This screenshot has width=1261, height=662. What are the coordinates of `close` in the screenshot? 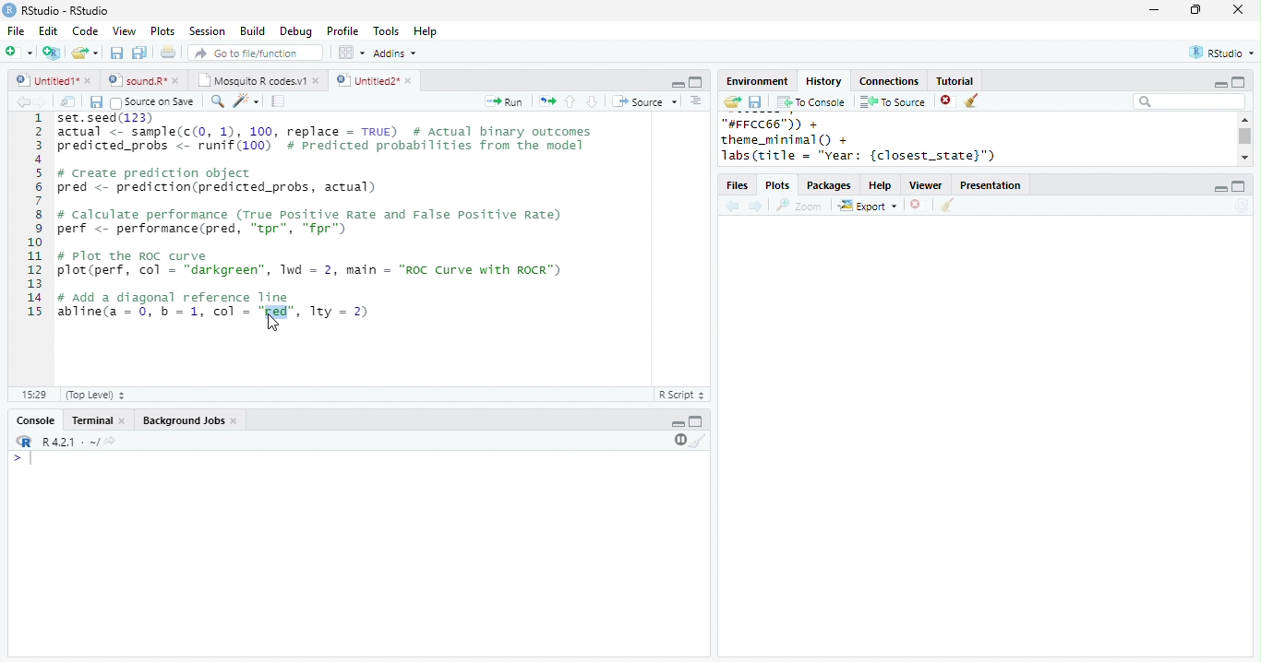 It's located at (179, 80).